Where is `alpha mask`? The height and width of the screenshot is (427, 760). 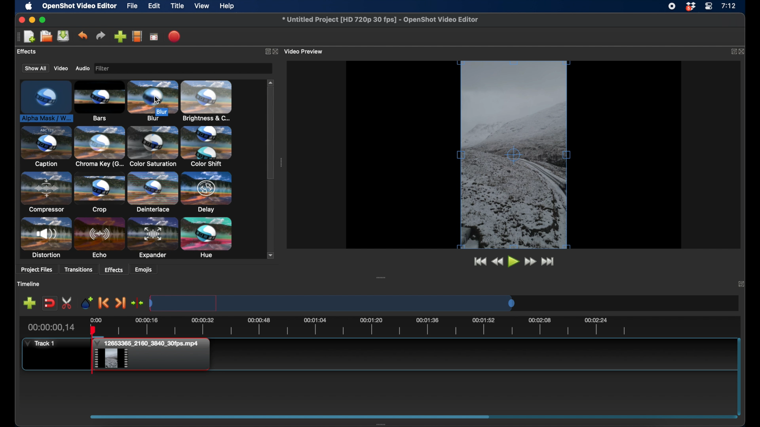
alpha mask is located at coordinates (45, 102).